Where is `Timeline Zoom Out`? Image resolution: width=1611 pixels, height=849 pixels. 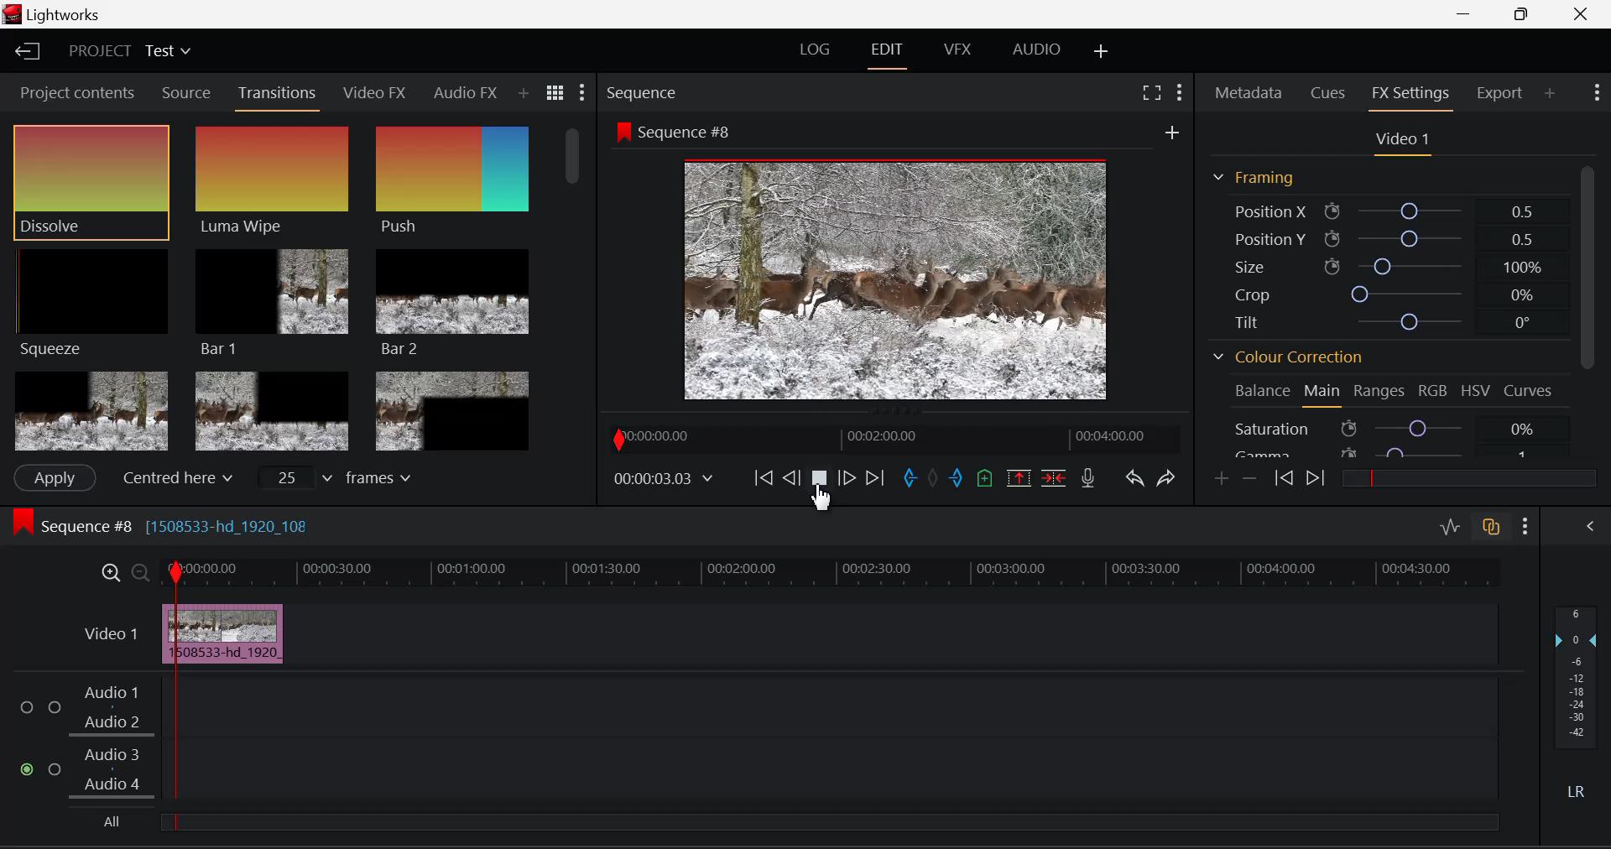
Timeline Zoom Out is located at coordinates (138, 570).